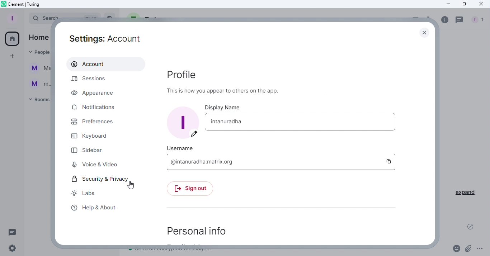 Image resolution: width=490 pixels, height=256 pixels. Describe the element at coordinates (39, 19) in the screenshot. I see `Search` at that location.